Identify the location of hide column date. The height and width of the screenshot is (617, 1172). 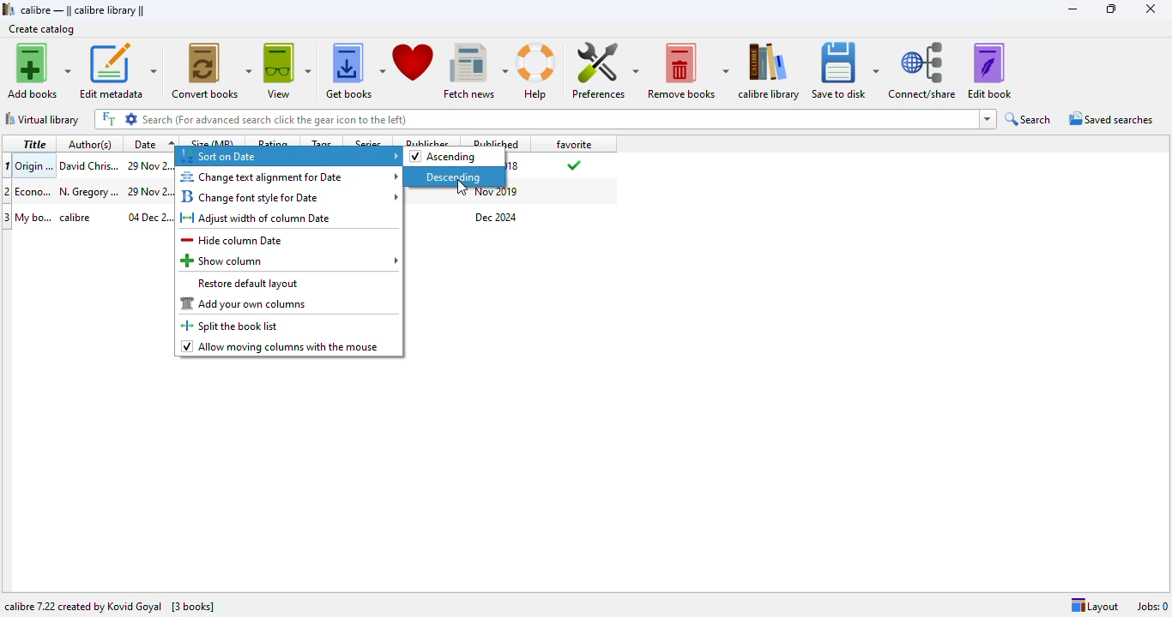
(233, 240).